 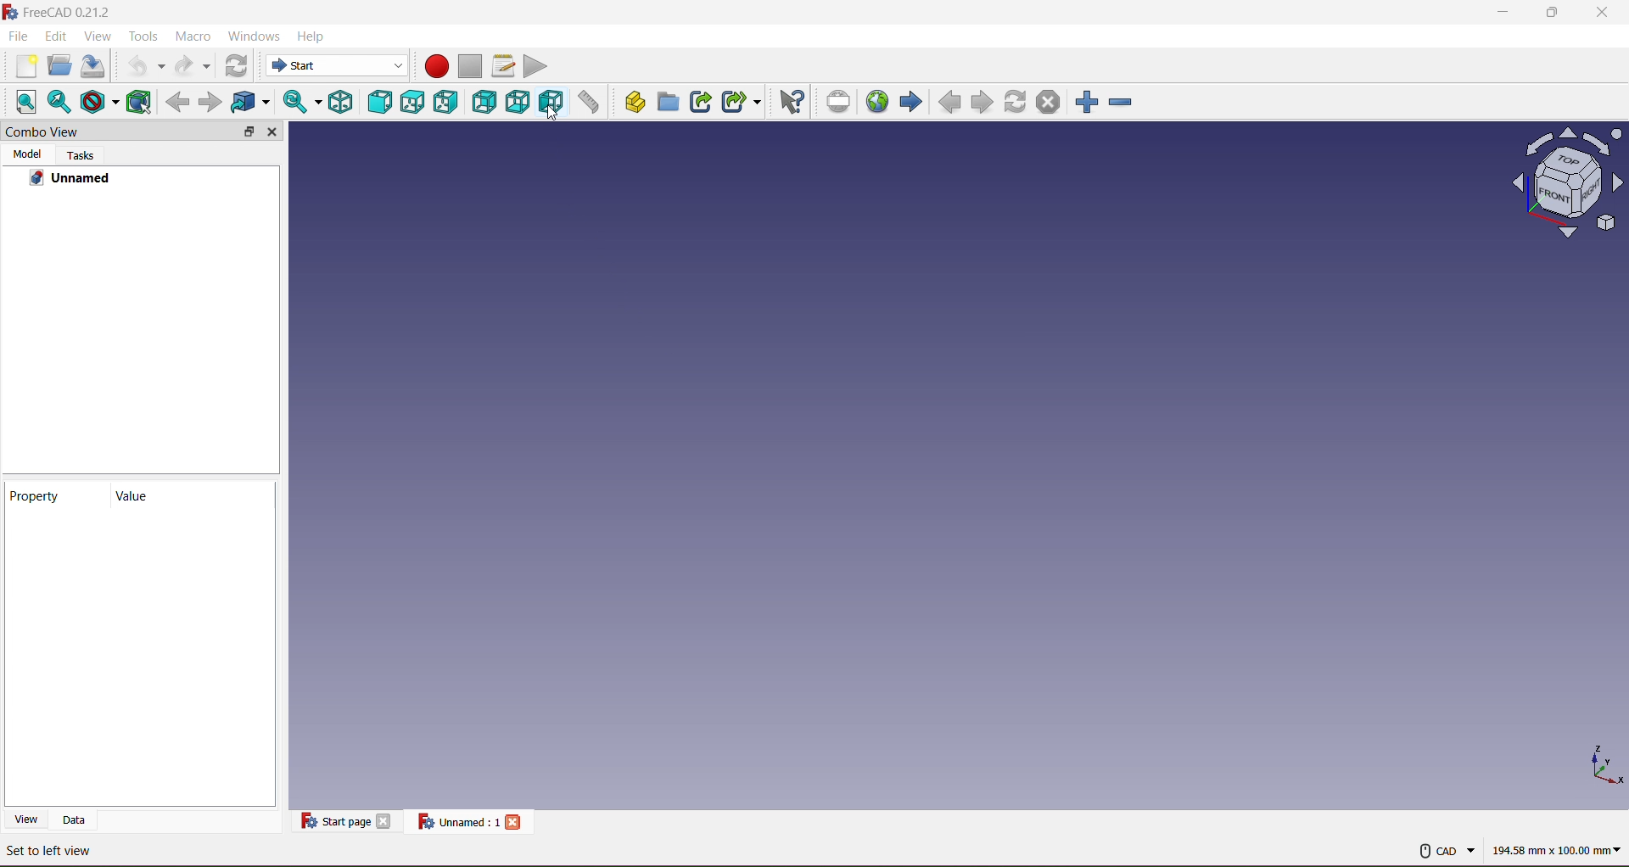 What do you see at coordinates (445, 102) in the screenshot?
I see `Right` at bounding box center [445, 102].